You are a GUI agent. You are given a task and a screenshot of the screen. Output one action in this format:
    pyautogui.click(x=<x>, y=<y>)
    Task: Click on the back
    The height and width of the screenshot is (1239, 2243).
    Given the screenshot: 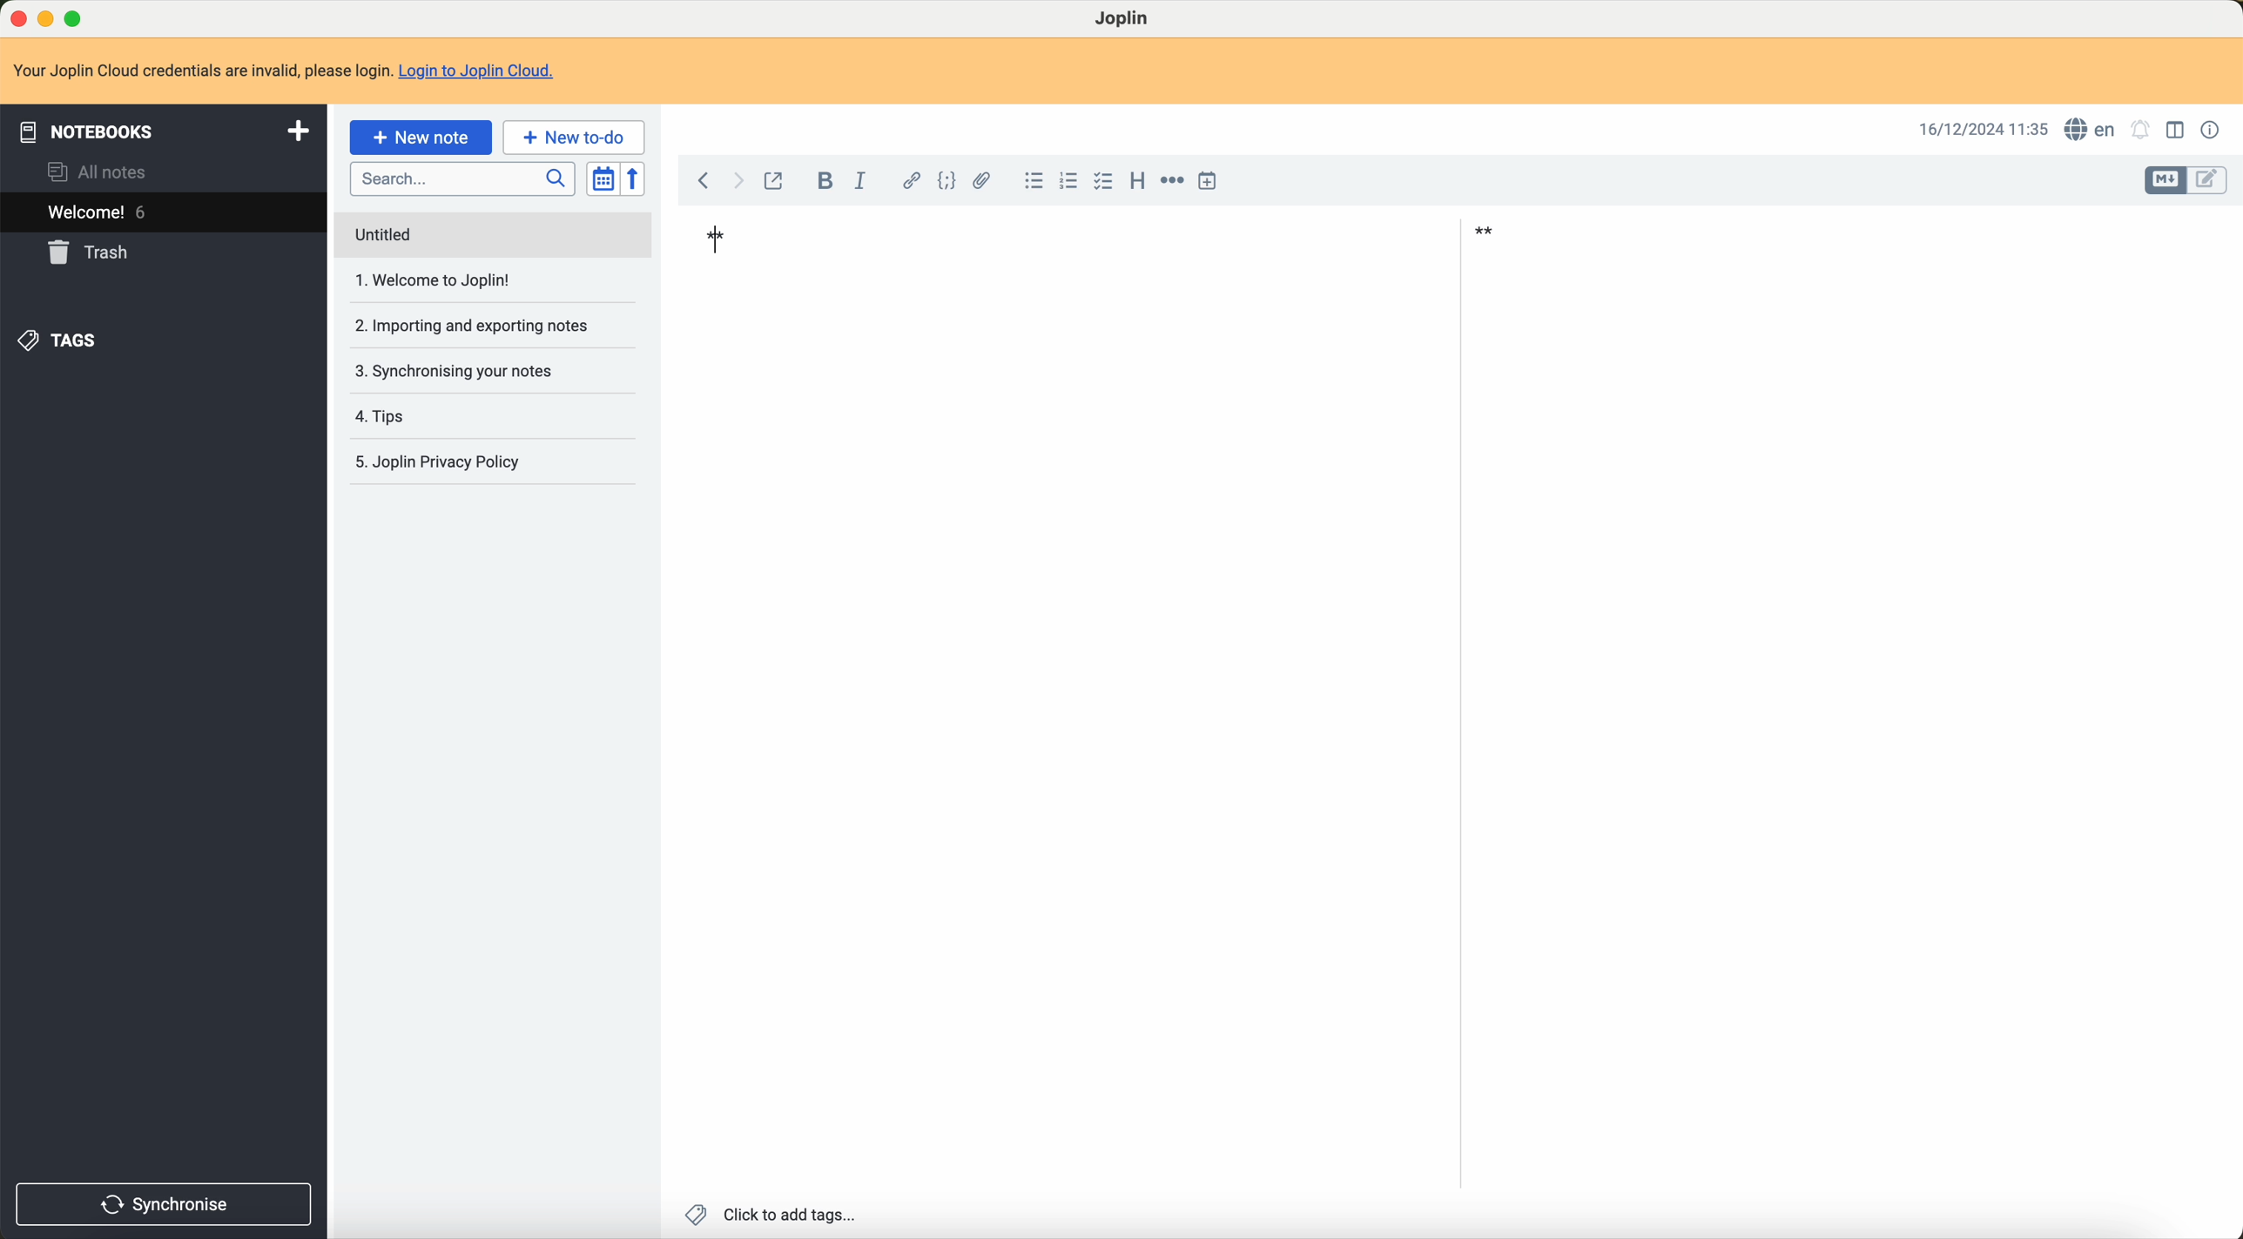 What is the action you would take?
    pyautogui.click(x=704, y=181)
    